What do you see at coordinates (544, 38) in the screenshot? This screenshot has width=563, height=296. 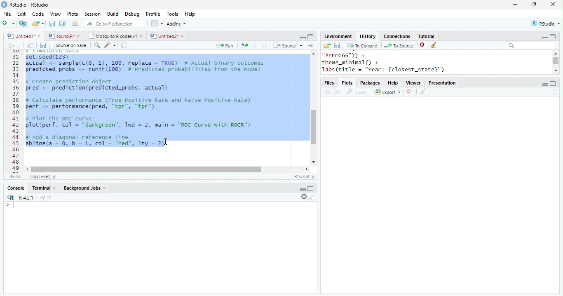 I see `minimize` at bounding box center [544, 38].